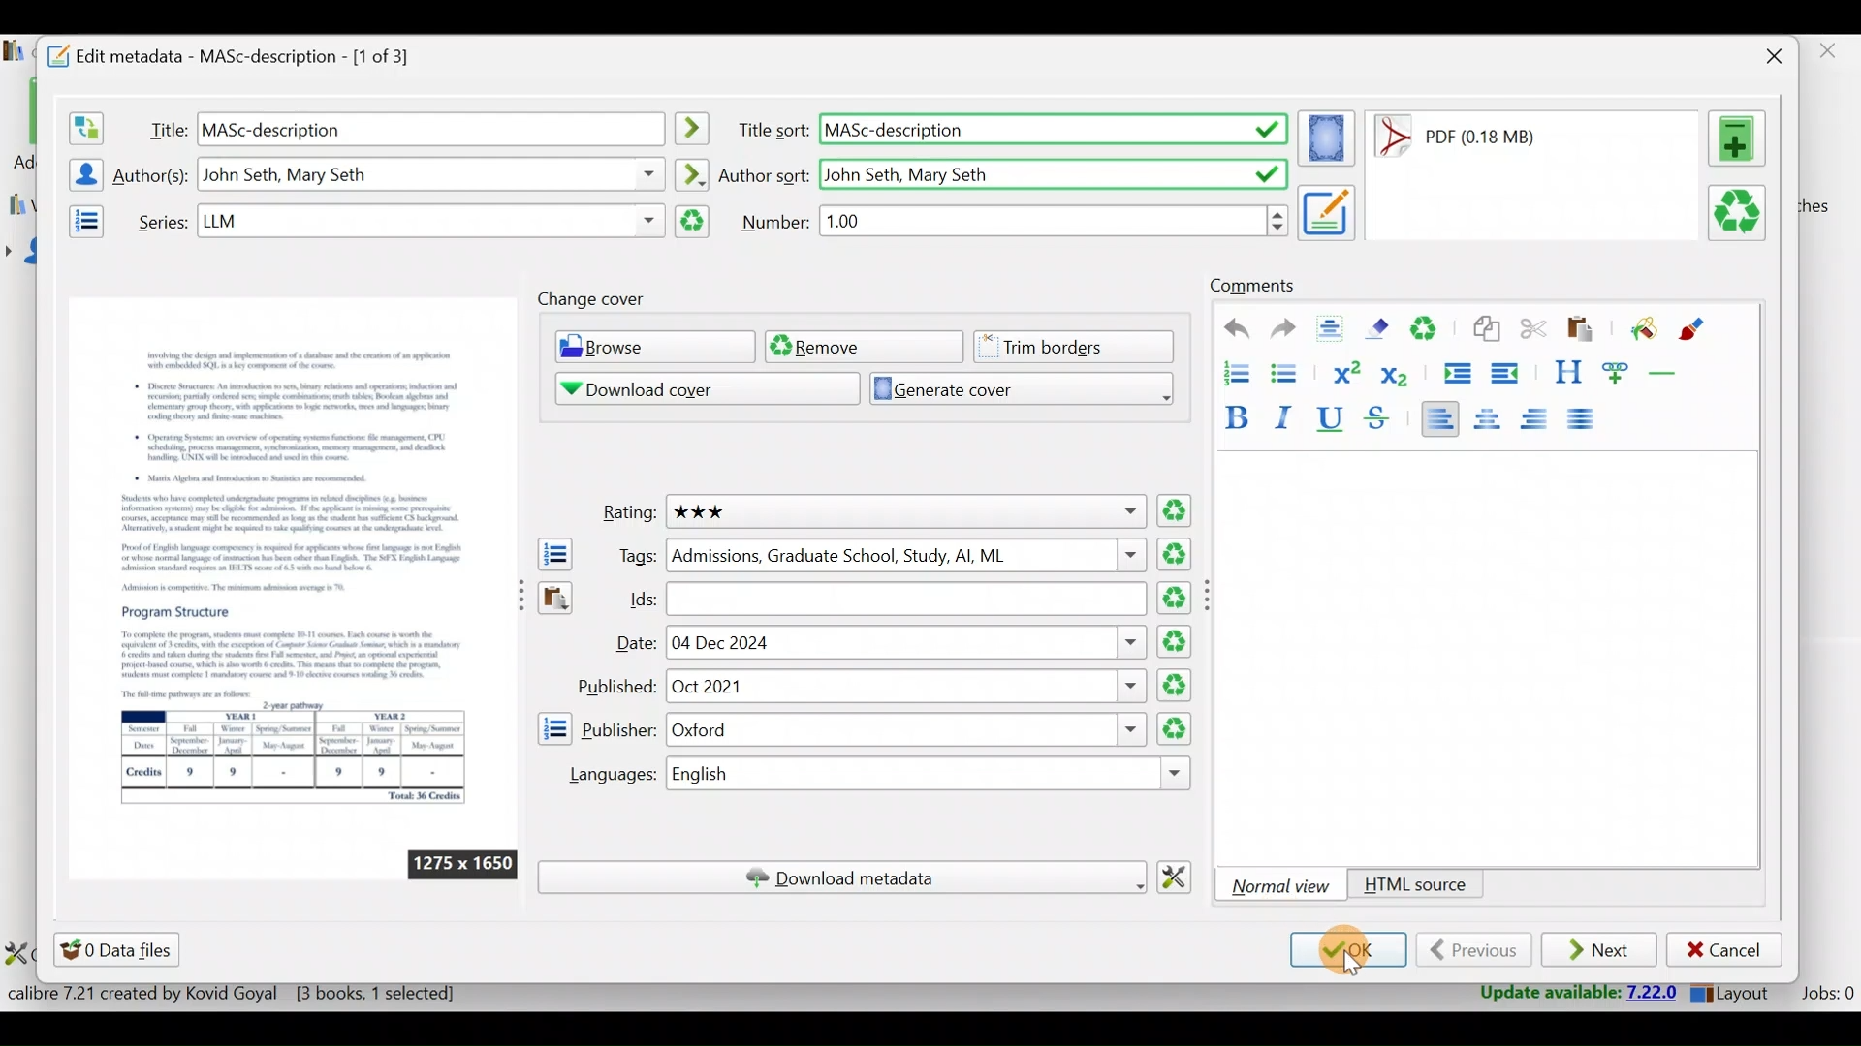  I want to click on Paste contents of the clipboard, so click(553, 602).